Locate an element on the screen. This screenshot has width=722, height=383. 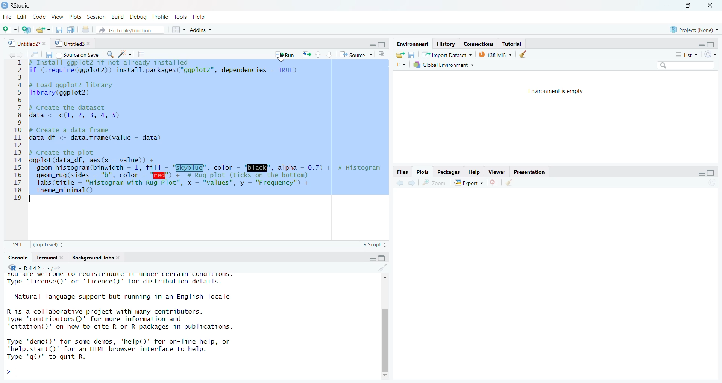
Terminal is located at coordinates (49, 259).